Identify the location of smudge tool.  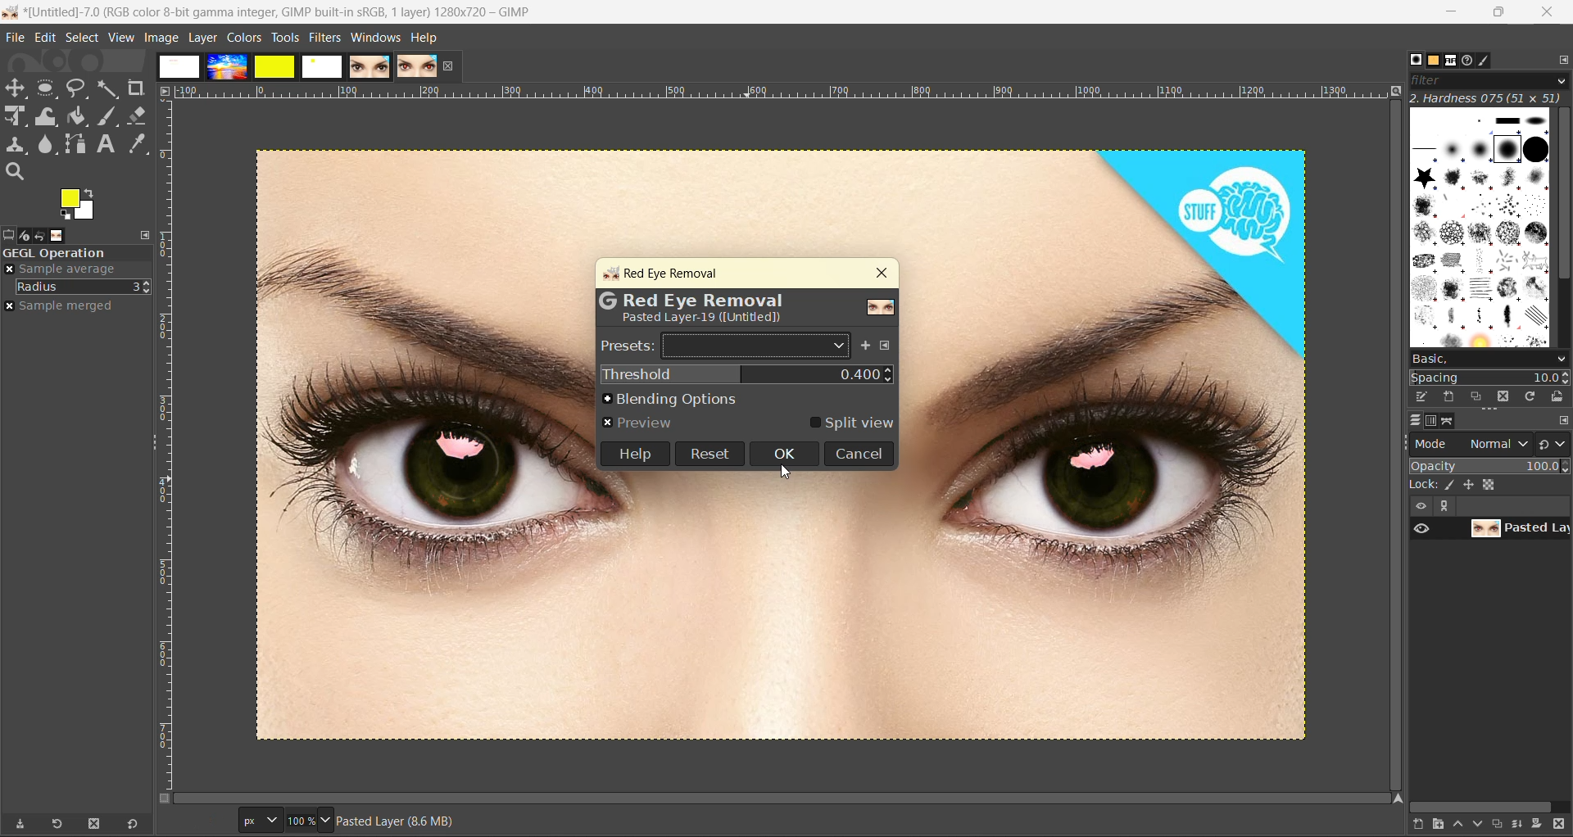
(47, 144).